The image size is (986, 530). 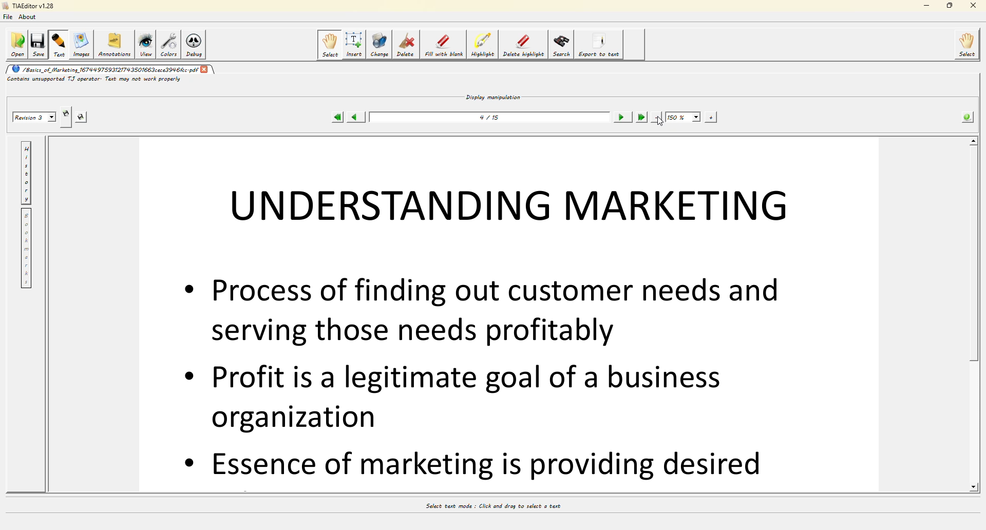 I want to click on close, so click(x=975, y=5).